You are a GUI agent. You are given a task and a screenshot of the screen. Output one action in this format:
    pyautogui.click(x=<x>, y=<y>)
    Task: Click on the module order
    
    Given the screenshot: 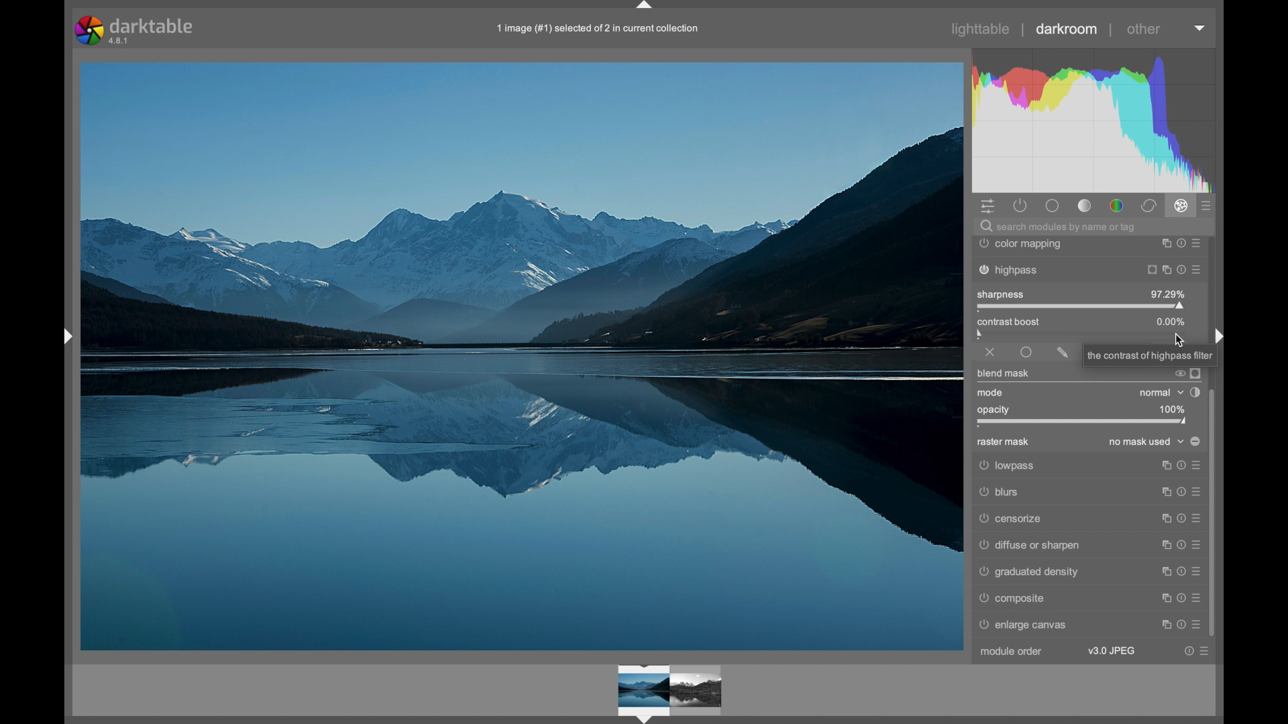 What is the action you would take?
    pyautogui.click(x=1012, y=651)
    